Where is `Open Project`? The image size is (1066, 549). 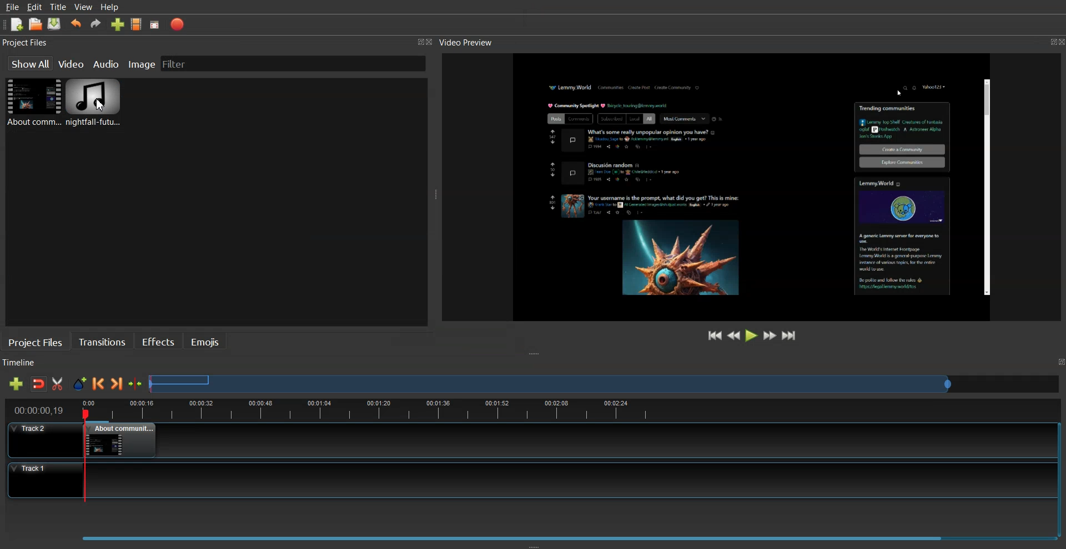
Open Project is located at coordinates (36, 24).